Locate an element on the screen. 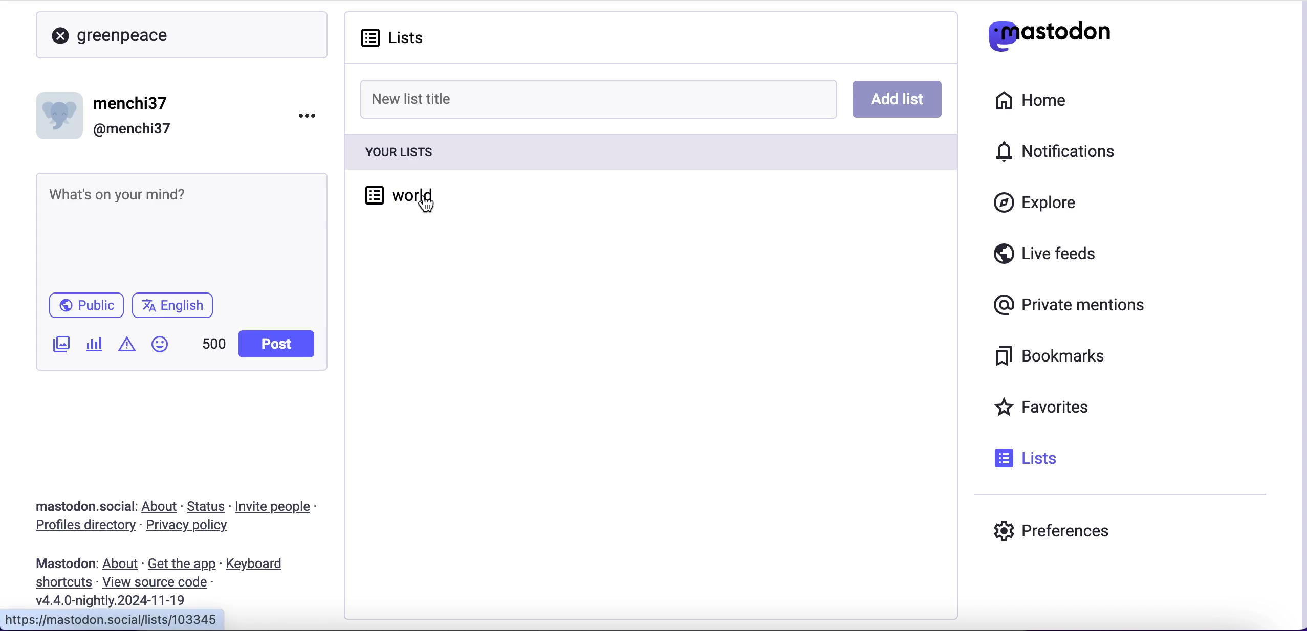  private mentions is located at coordinates (1073, 302).